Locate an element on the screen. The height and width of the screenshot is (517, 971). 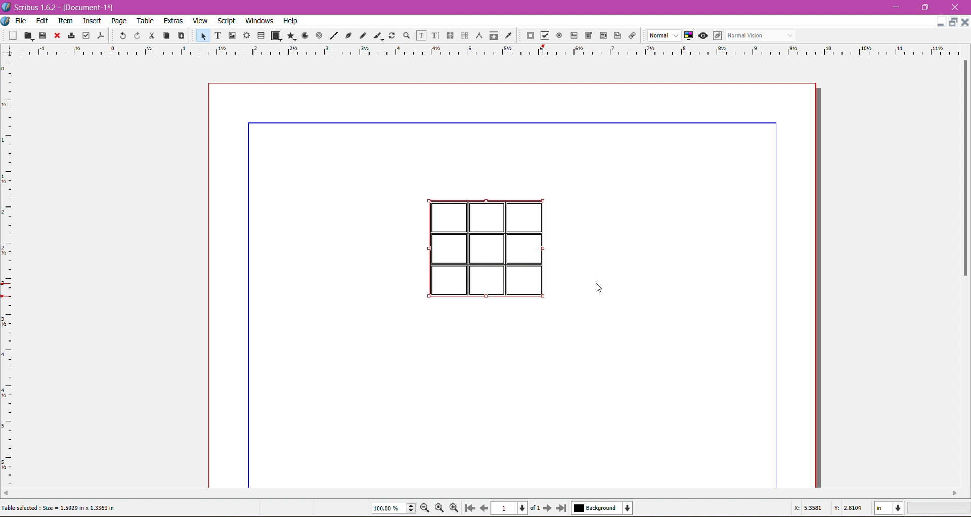
100.00 % is located at coordinates (393, 508).